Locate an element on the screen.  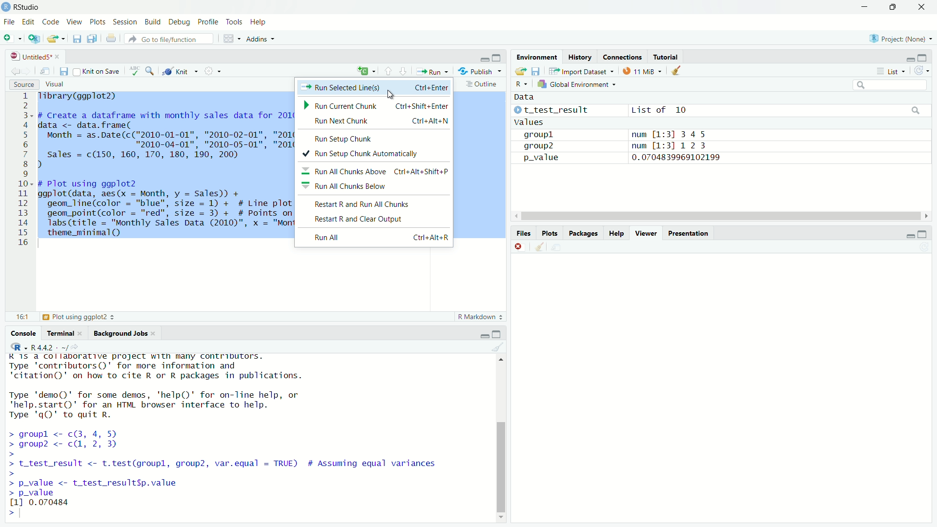
Session is located at coordinates (126, 21).